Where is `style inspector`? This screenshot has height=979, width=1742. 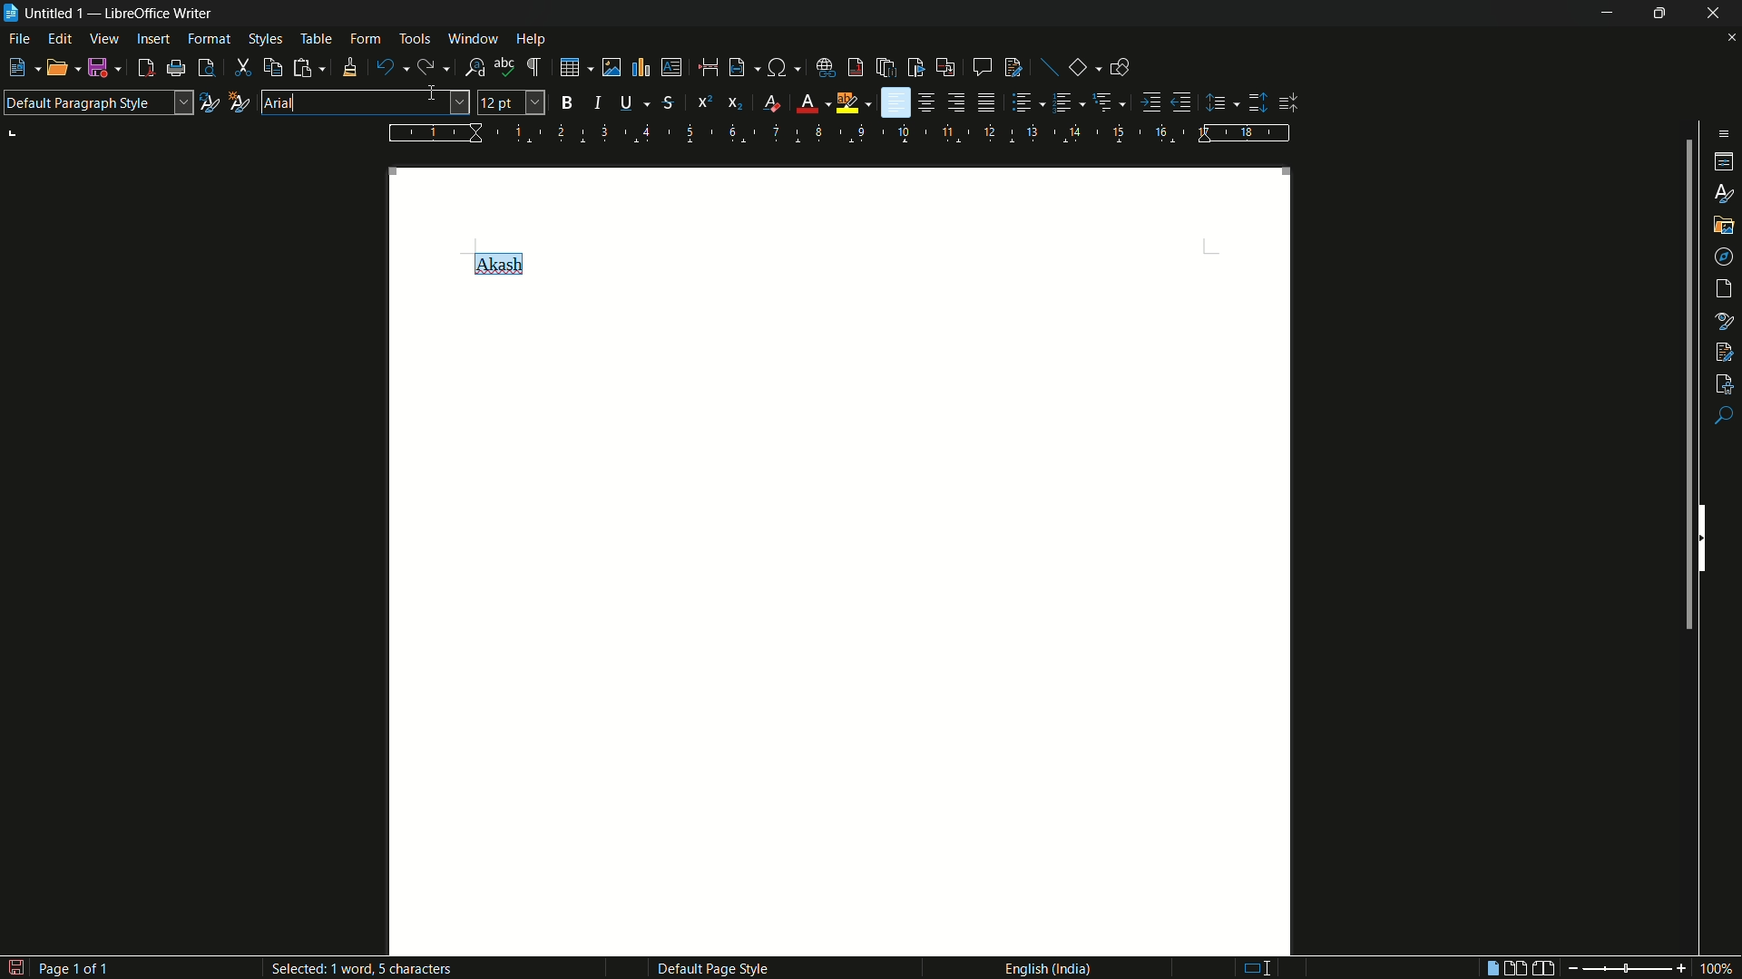 style inspector is located at coordinates (1725, 319).